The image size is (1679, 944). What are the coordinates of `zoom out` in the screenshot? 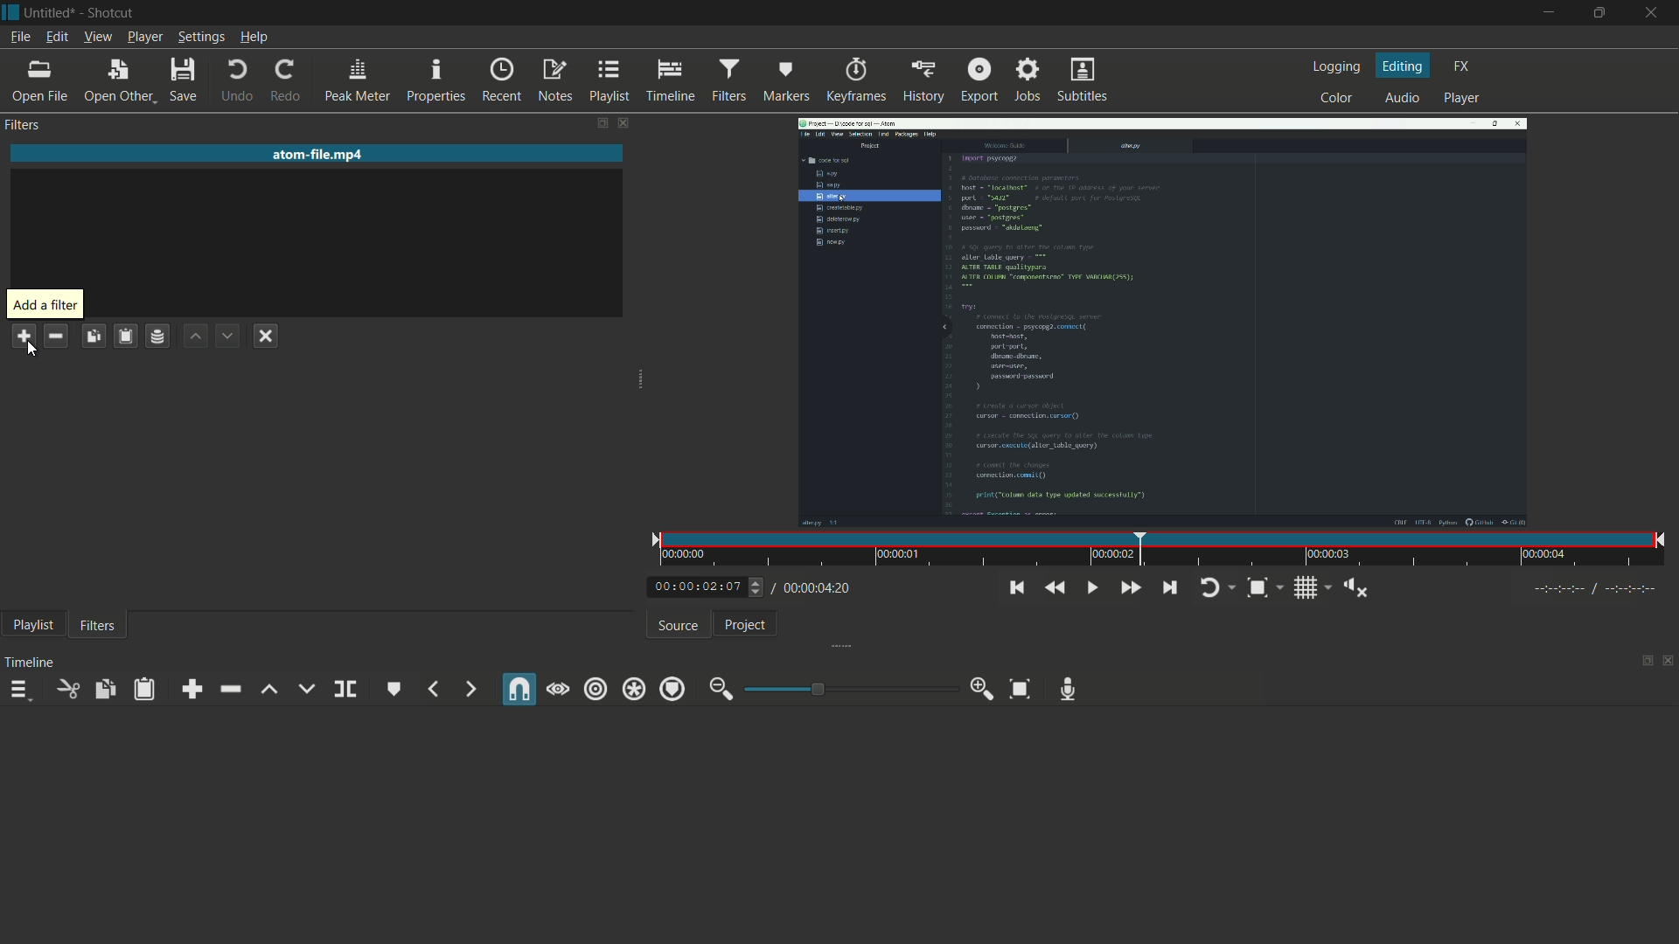 It's located at (721, 690).